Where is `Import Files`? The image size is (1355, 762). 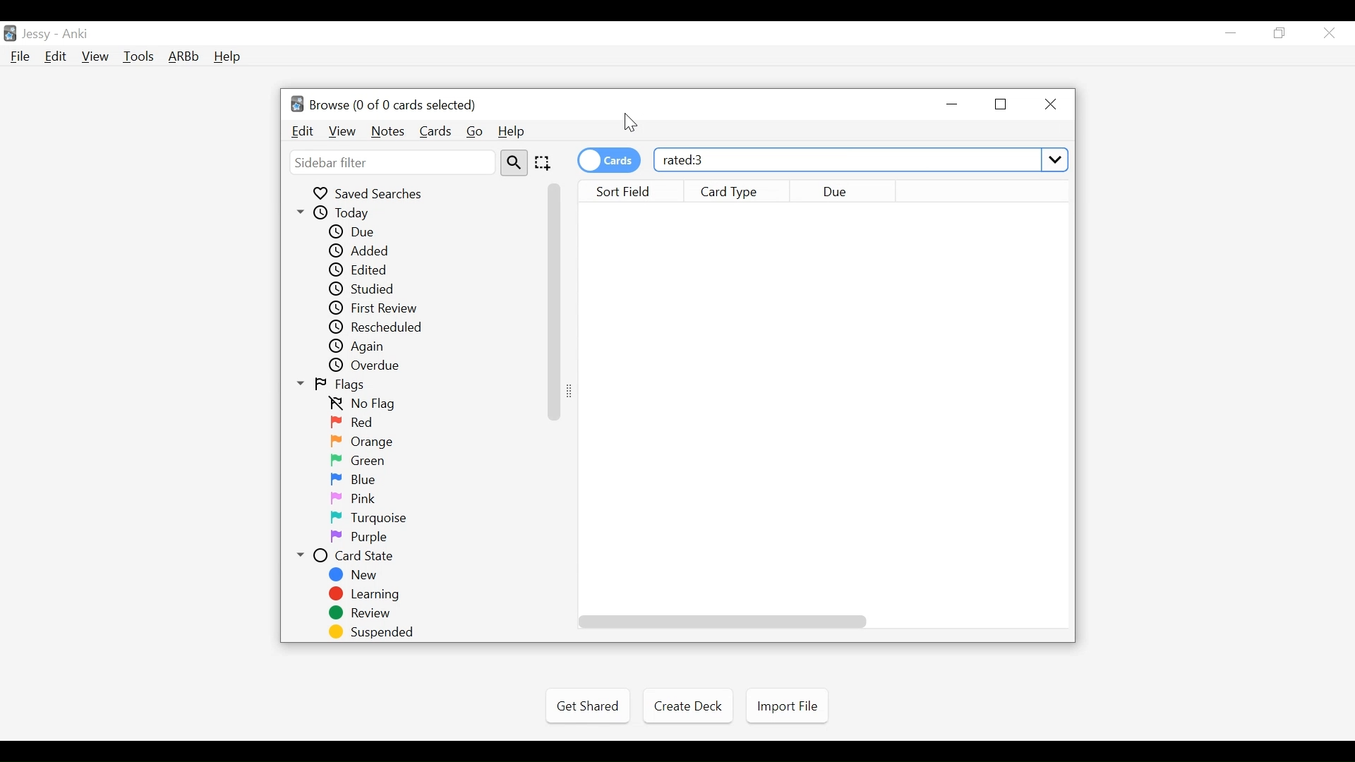 Import Files is located at coordinates (787, 708).